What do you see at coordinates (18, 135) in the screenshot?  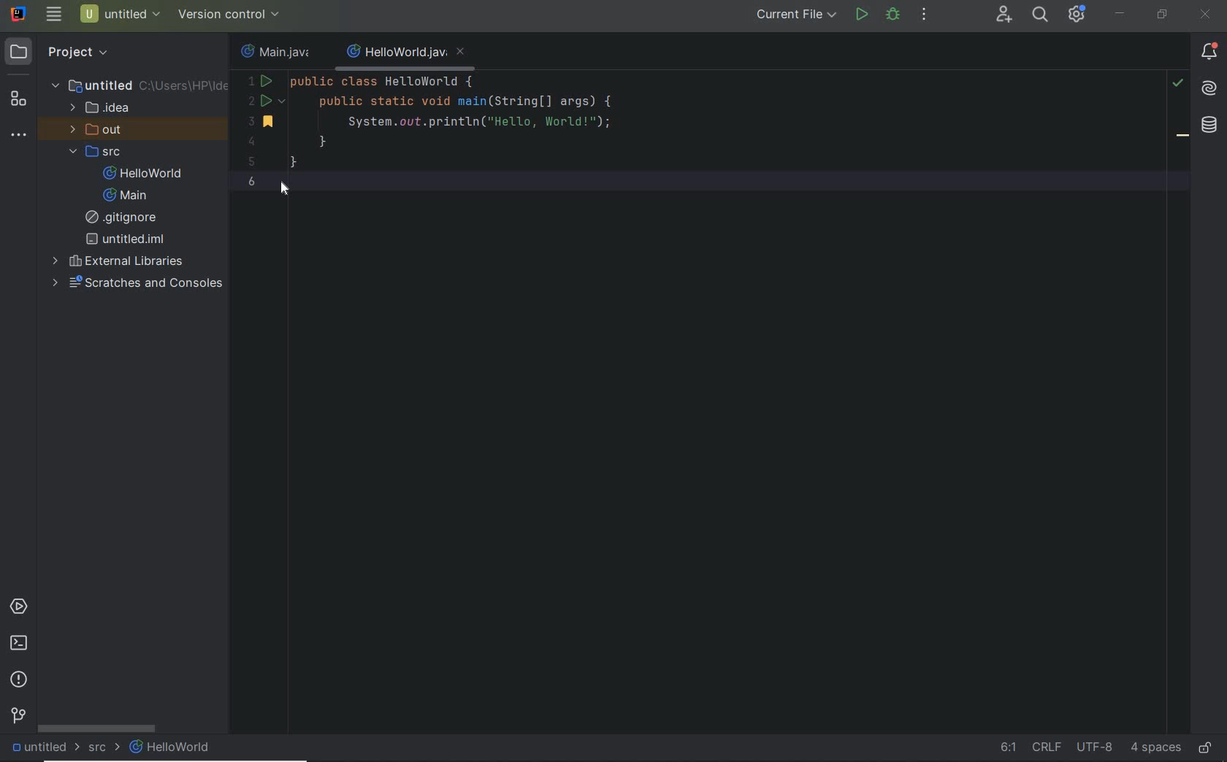 I see `more tool windows` at bounding box center [18, 135].